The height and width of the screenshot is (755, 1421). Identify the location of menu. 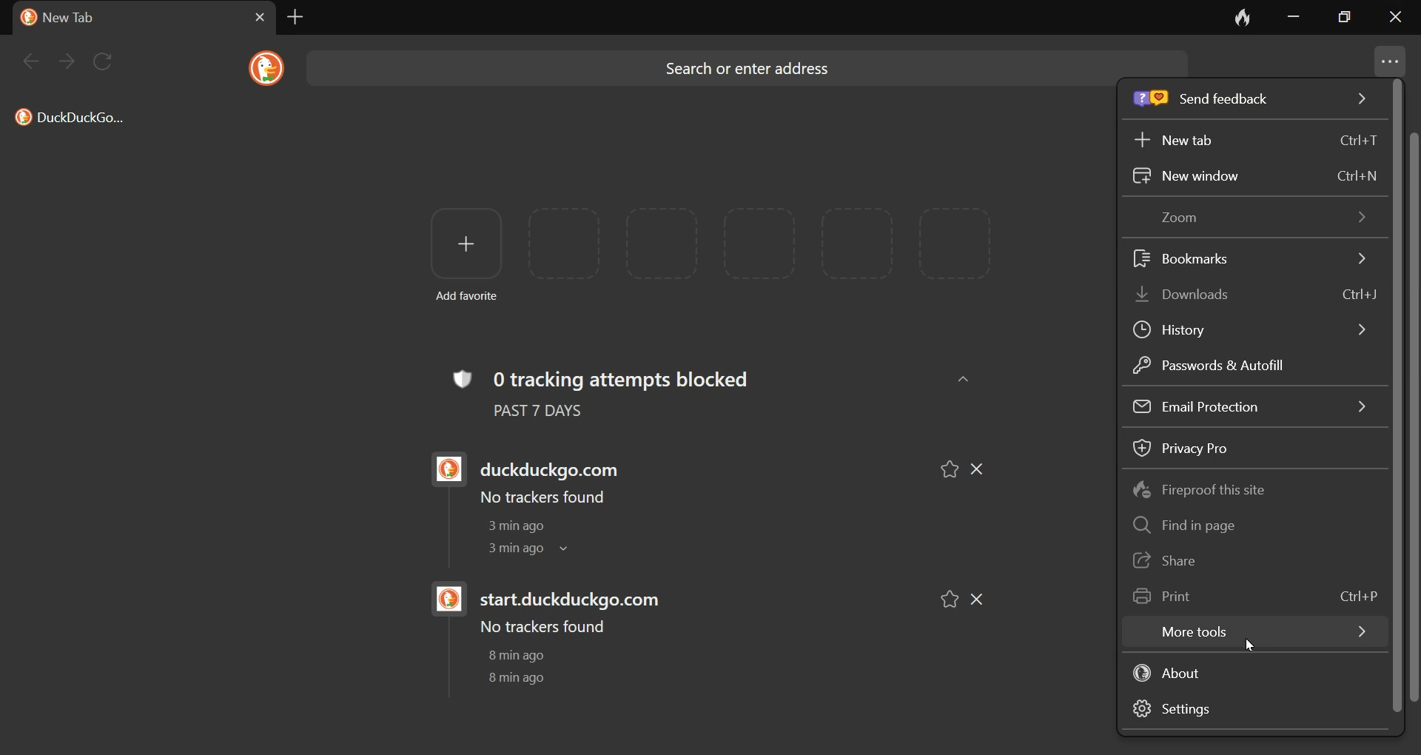
(1389, 58).